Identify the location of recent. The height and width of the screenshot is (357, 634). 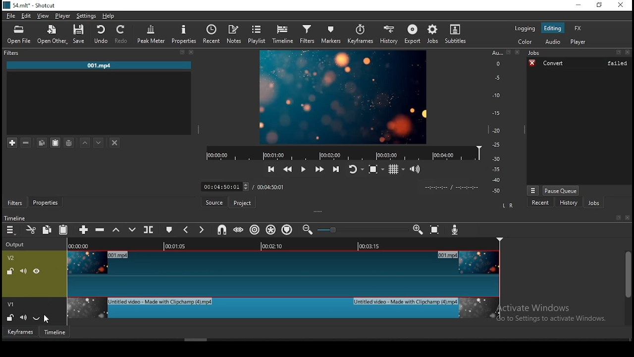
(541, 203).